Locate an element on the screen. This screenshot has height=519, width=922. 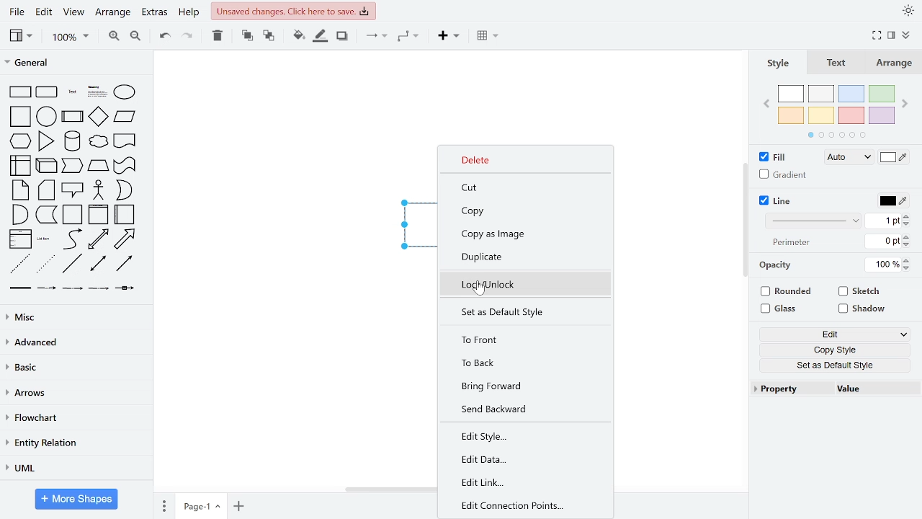
sketch is located at coordinates (860, 291).